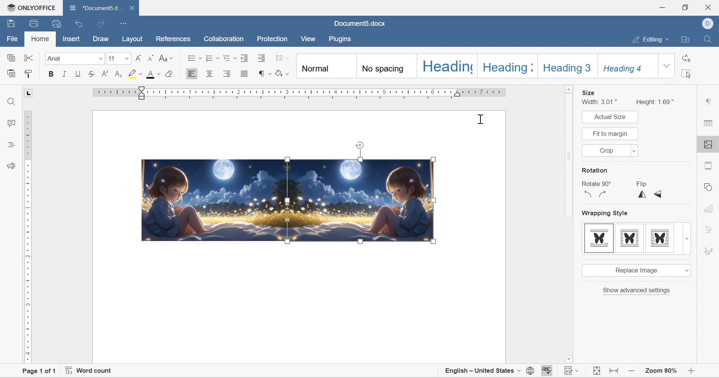 This screenshot has height=378, width=719. Describe the element at coordinates (245, 58) in the screenshot. I see `decrease indent` at that location.